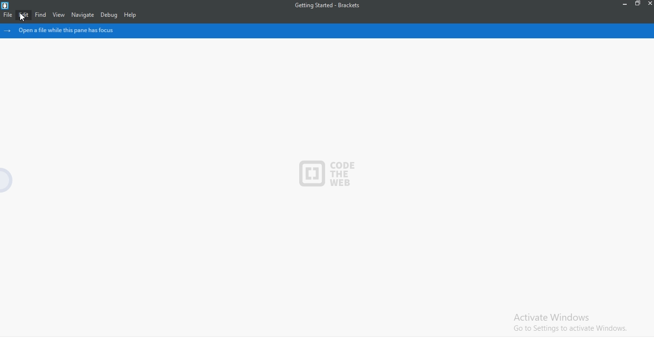 The height and width of the screenshot is (347, 654). What do you see at coordinates (327, 173) in the screenshot?
I see `code the web logo` at bounding box center [327, 173].